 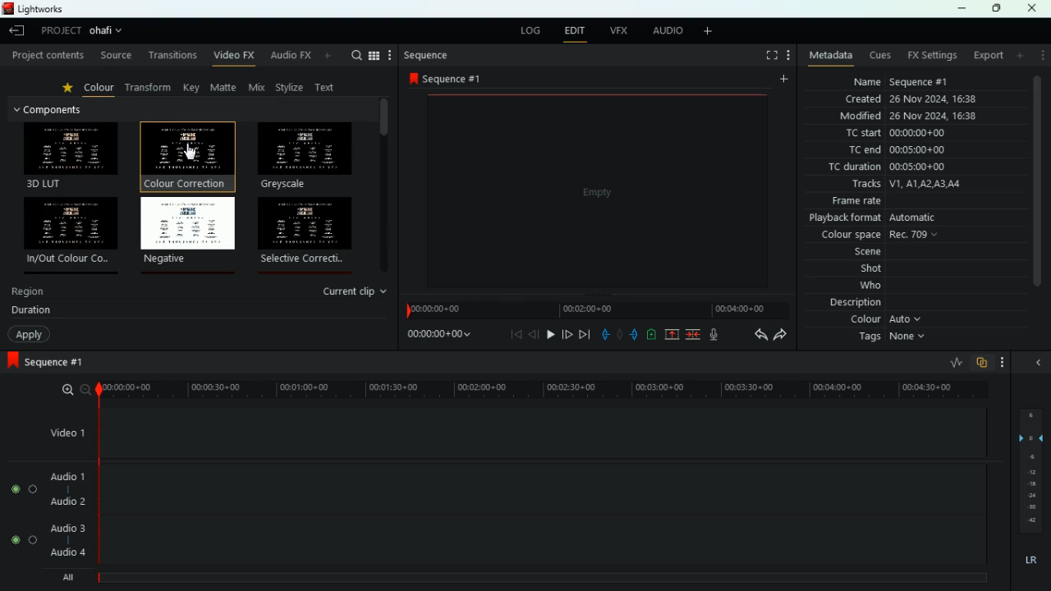 I want to click on forward, so click(x=780, y=336).